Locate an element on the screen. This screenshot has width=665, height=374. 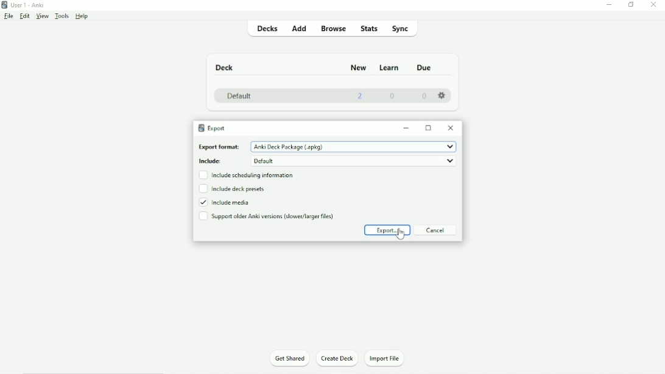
Close is located at coordinates (653, 5).